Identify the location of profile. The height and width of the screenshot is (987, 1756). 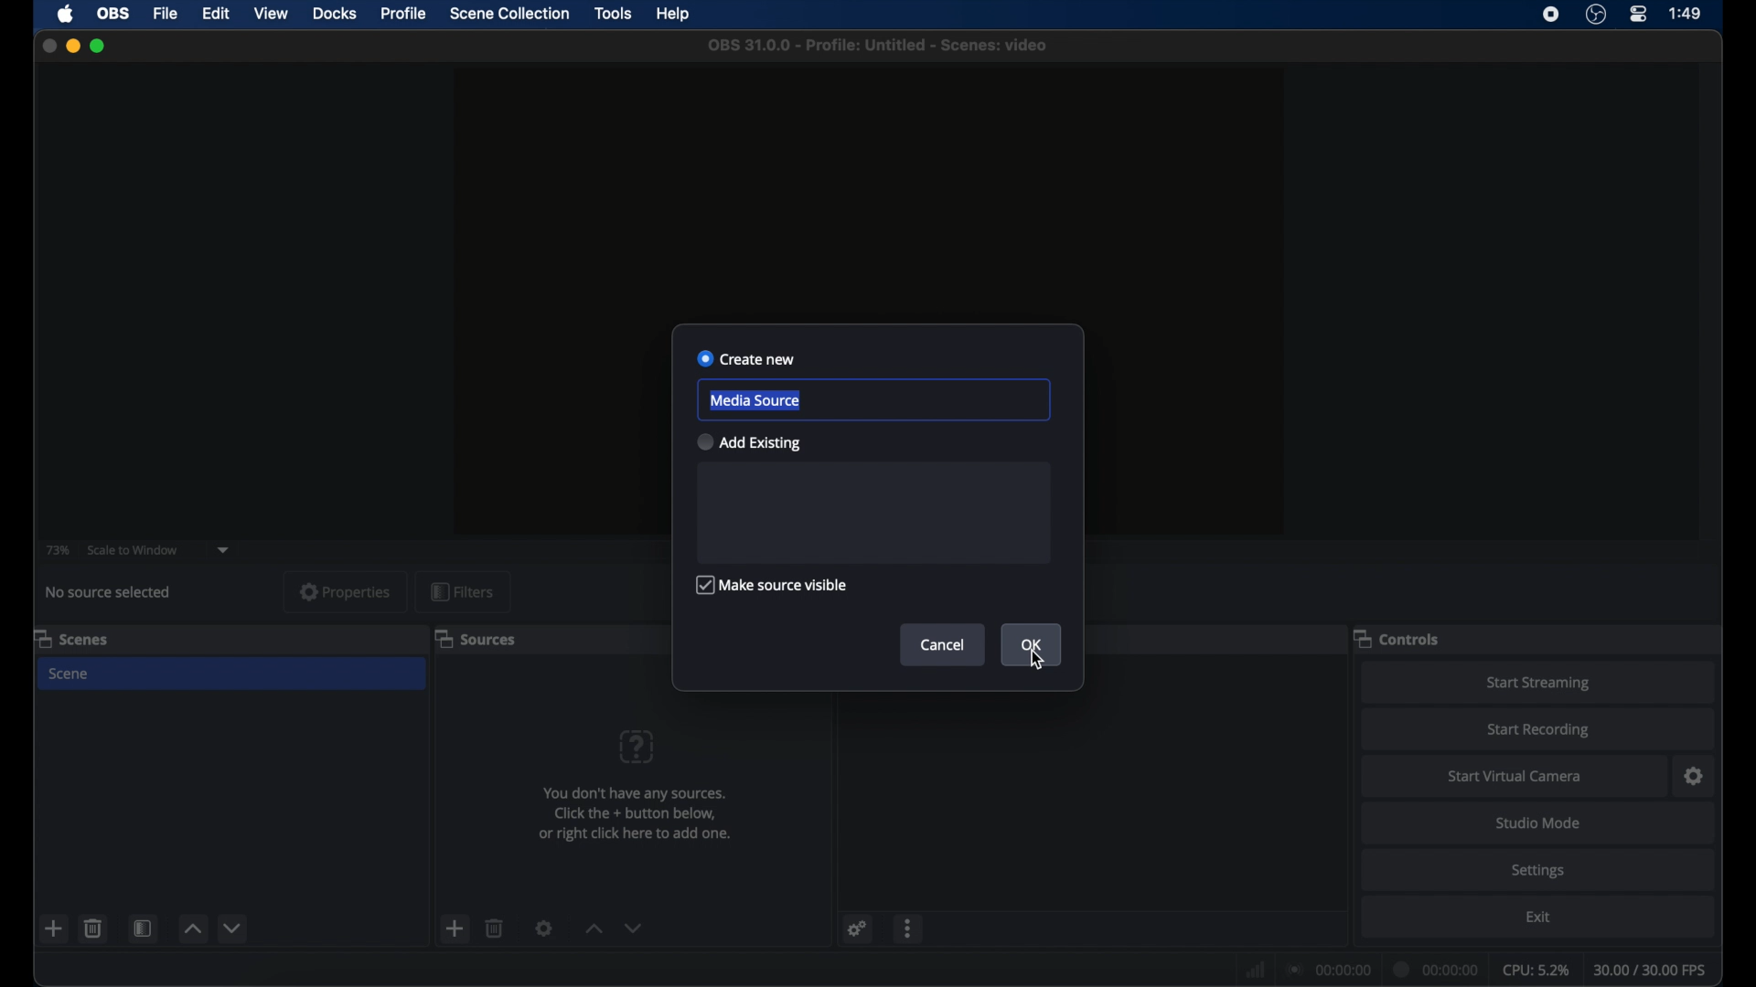
(405, 14).